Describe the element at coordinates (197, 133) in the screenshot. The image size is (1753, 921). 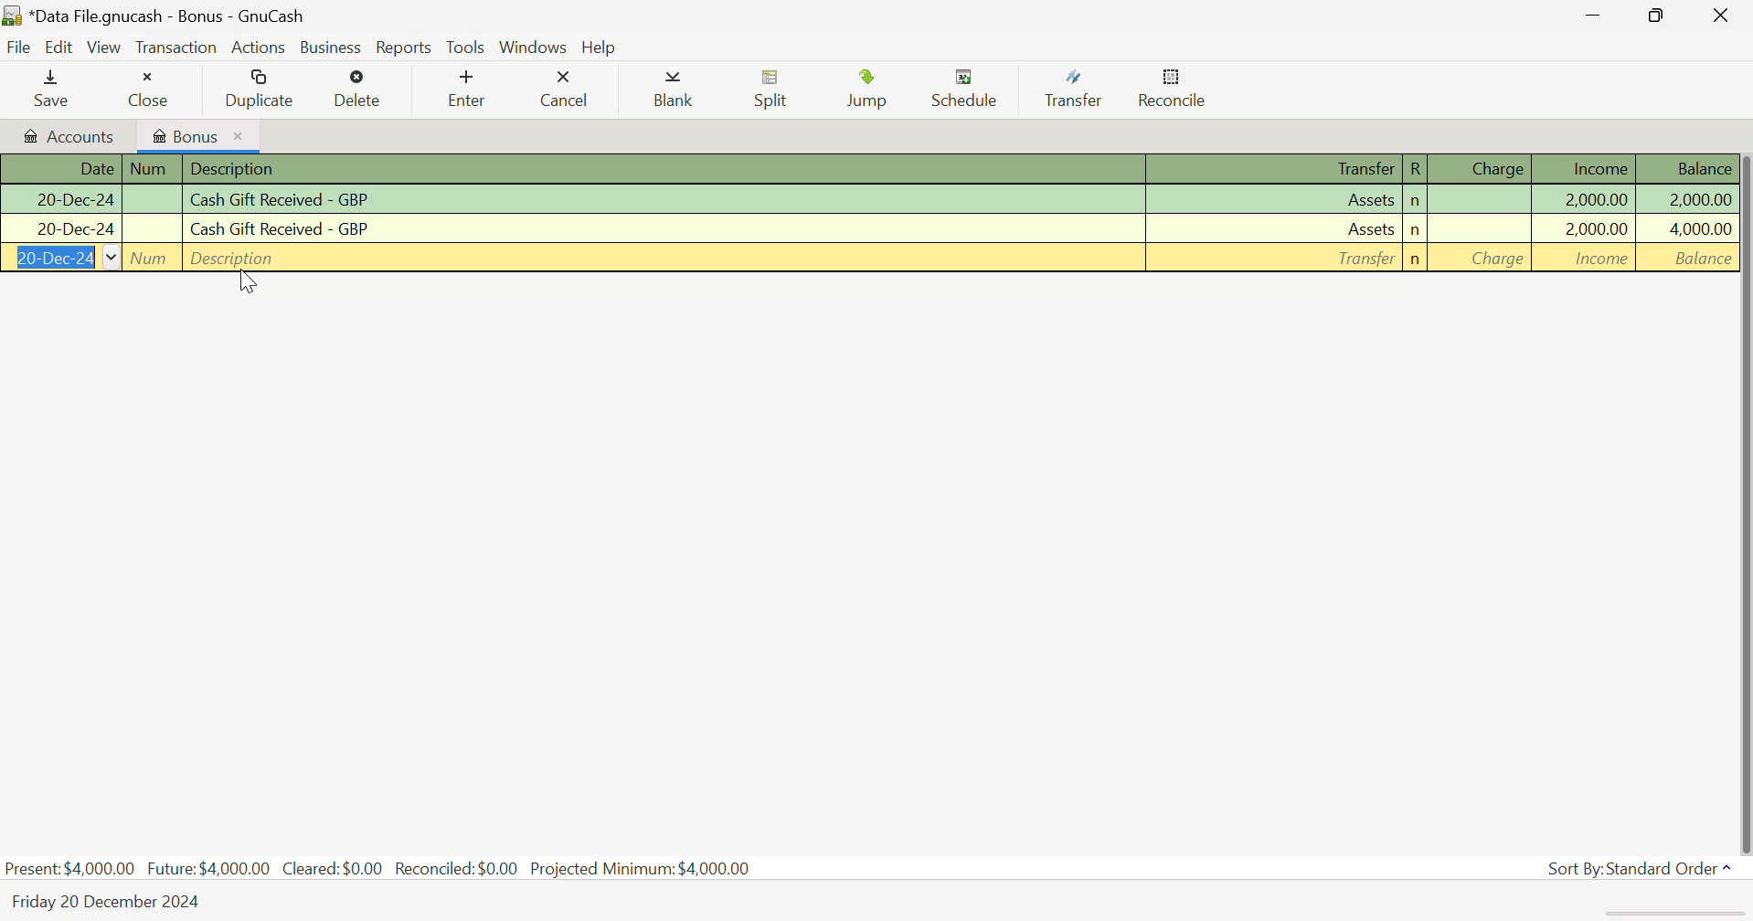
I see `Bonus Tab` at that location.